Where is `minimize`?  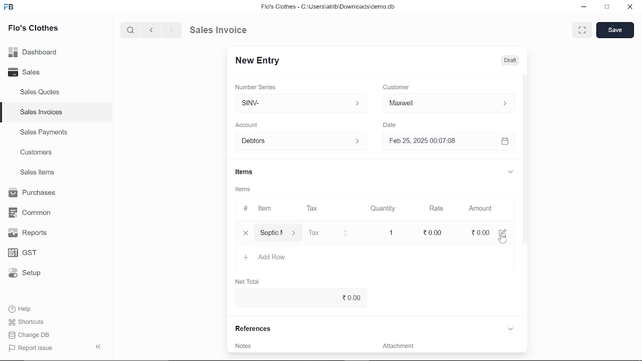
minimize is located at coordinates (582, 7).